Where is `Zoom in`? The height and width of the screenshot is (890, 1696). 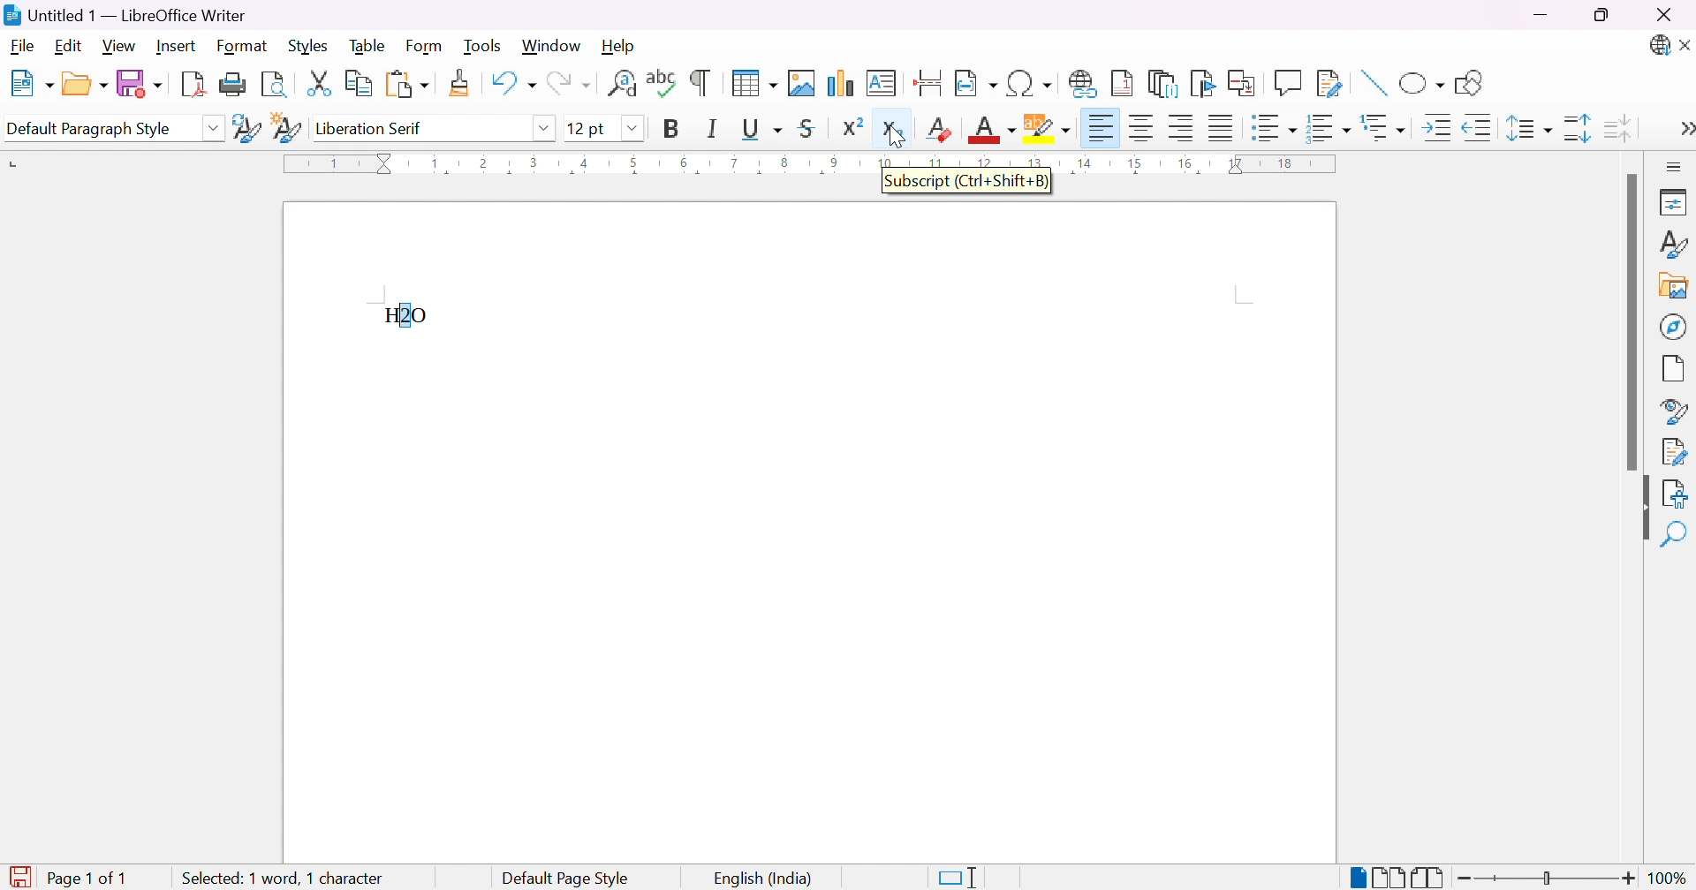
Zoom in is located at coordinates (1627, 880).